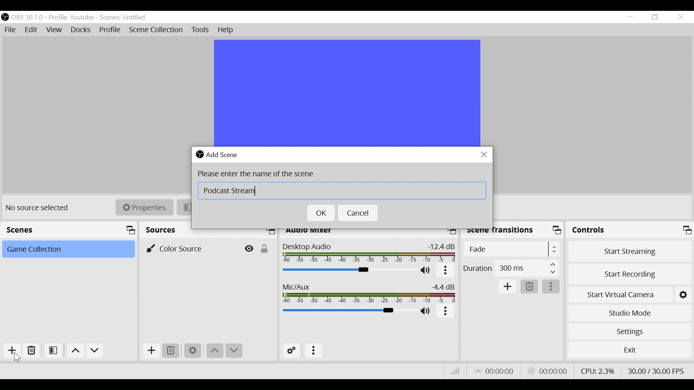  Describe the element at coordinates (170, 350) in the screenshot. I see `Delete` at that location.